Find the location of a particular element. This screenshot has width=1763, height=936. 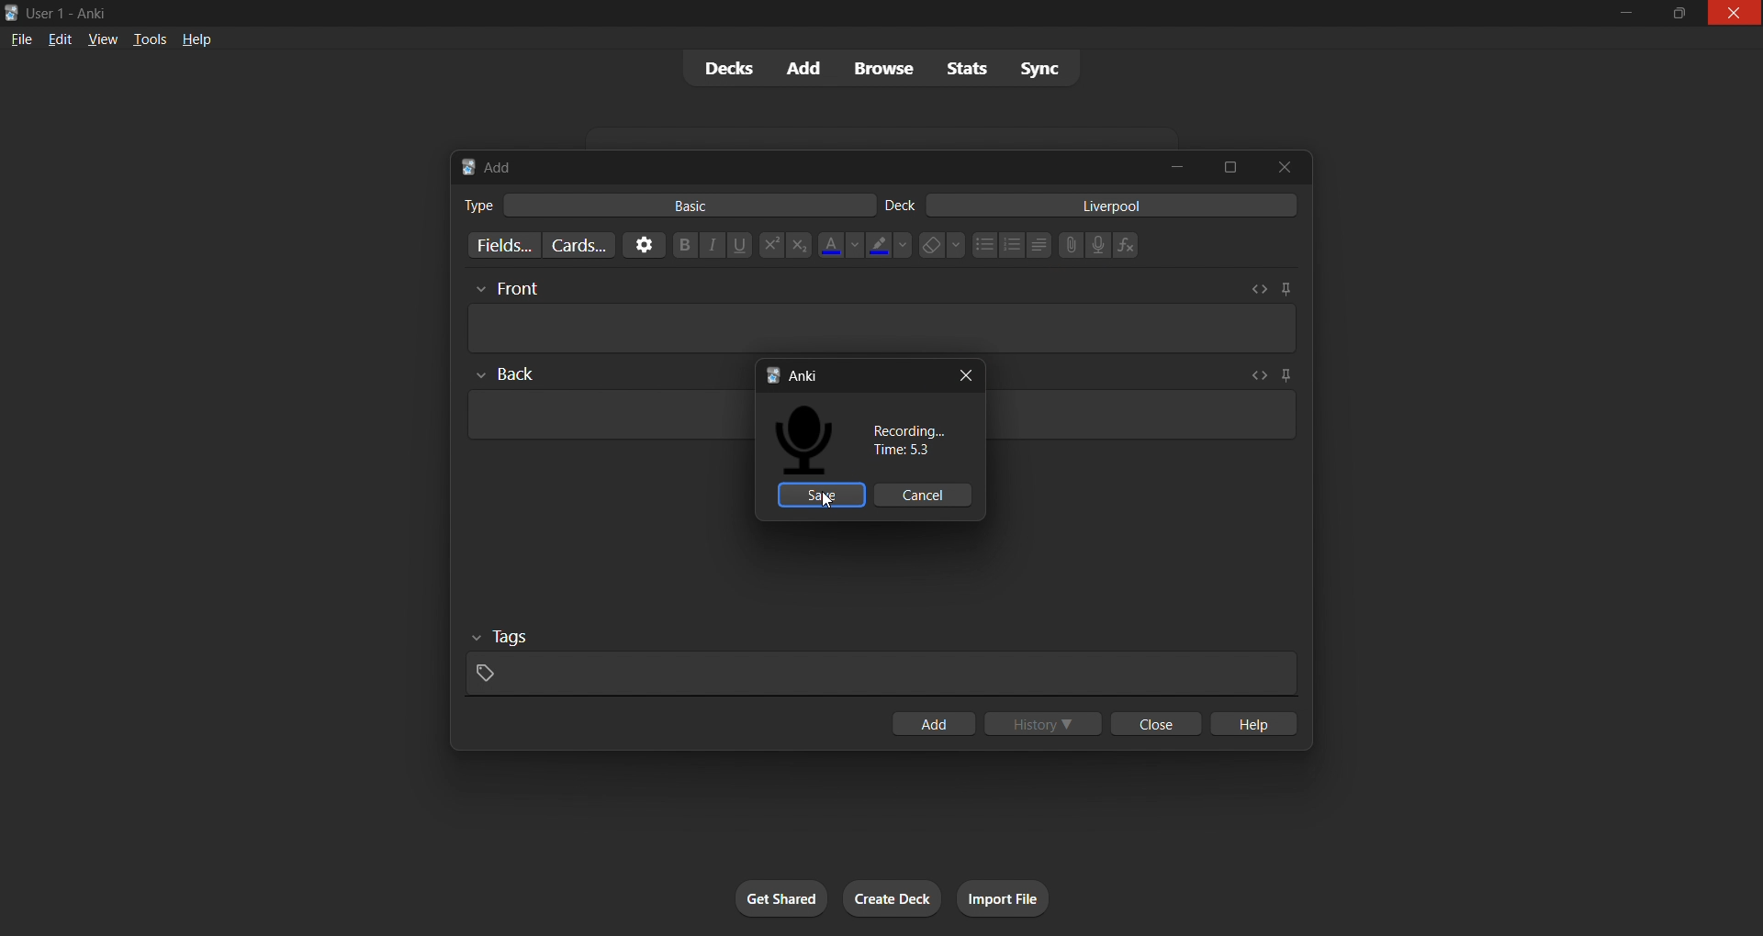

cancel is located at coordinates (926, 495).